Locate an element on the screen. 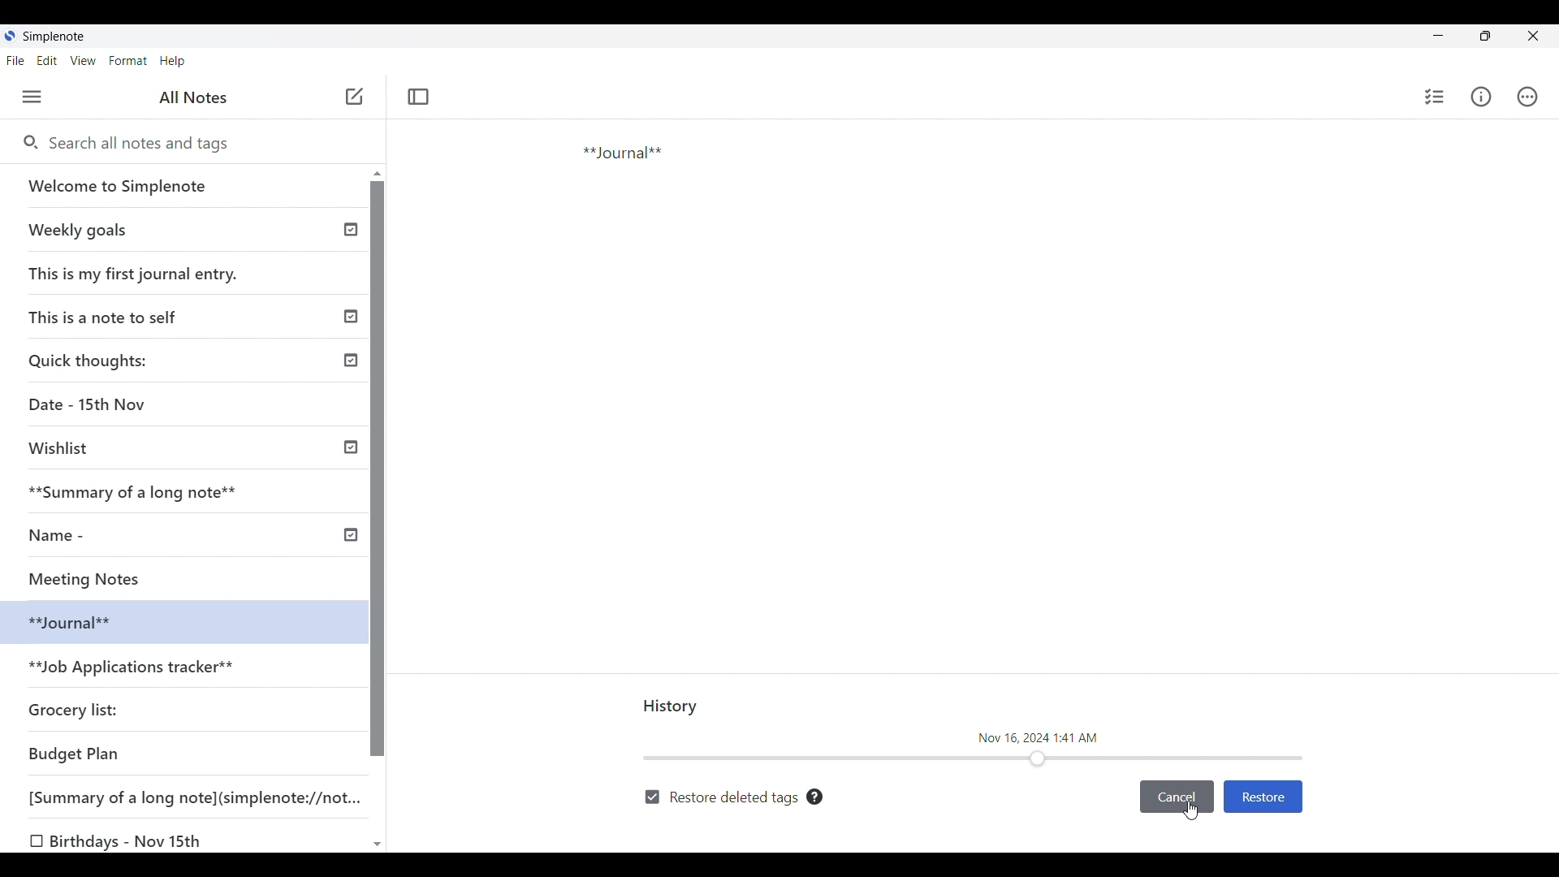  Quick slide to bottom is located at coordinates (378, 845).